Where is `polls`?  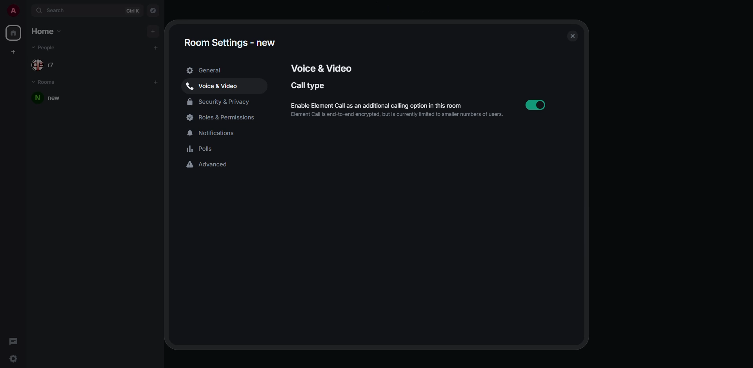 polls is located at coordinates (201, 149).